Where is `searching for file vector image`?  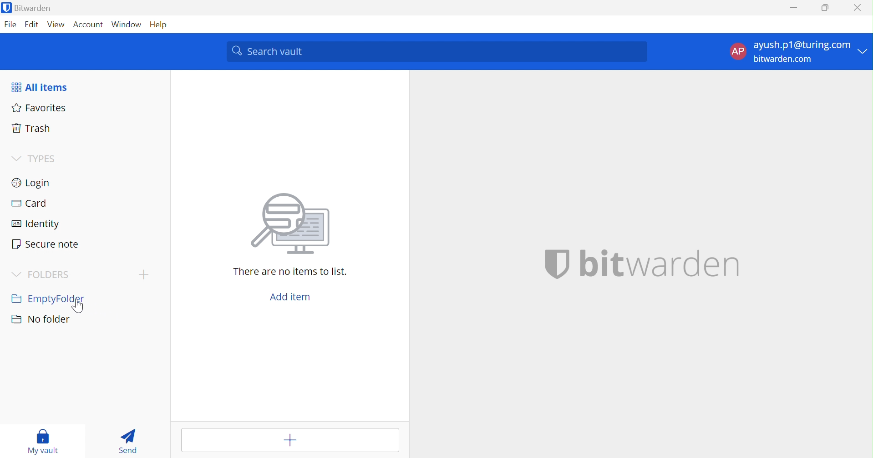 searching for file vector image is located at coordinates (286, 225).